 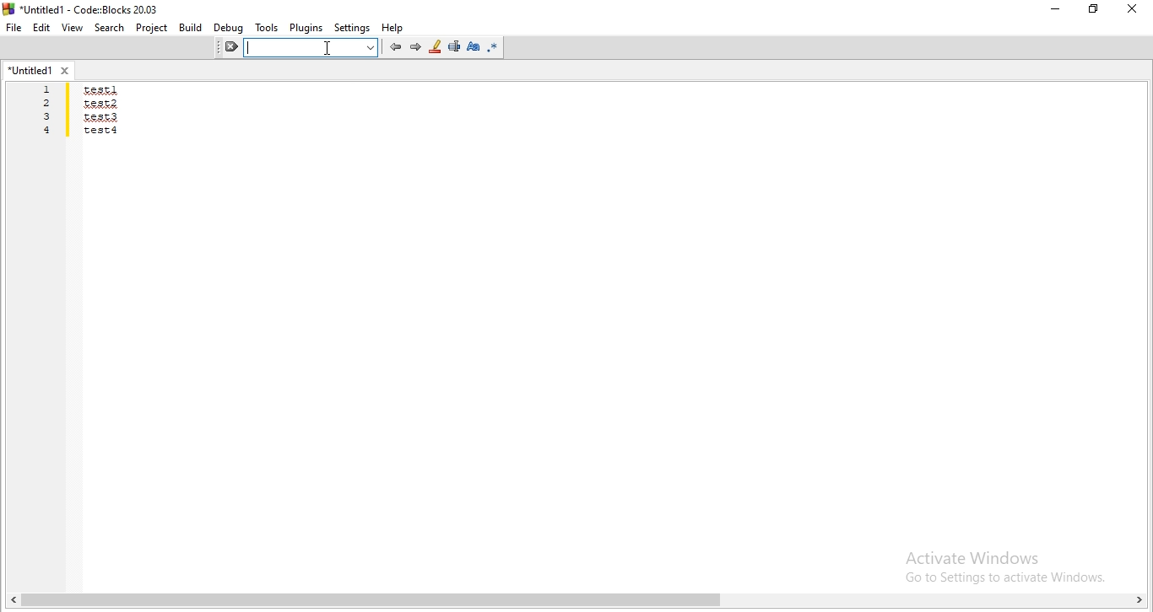 I want to click on cursor, so click(x=328, y=51).